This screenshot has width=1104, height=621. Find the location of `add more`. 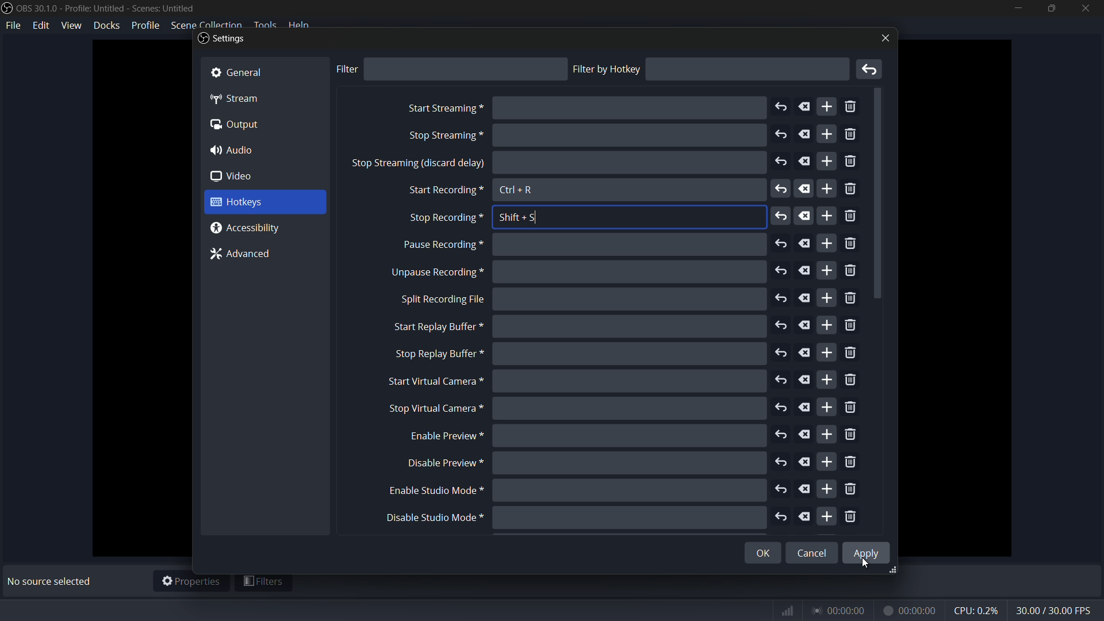

add more is located at coordinates (825, 216).